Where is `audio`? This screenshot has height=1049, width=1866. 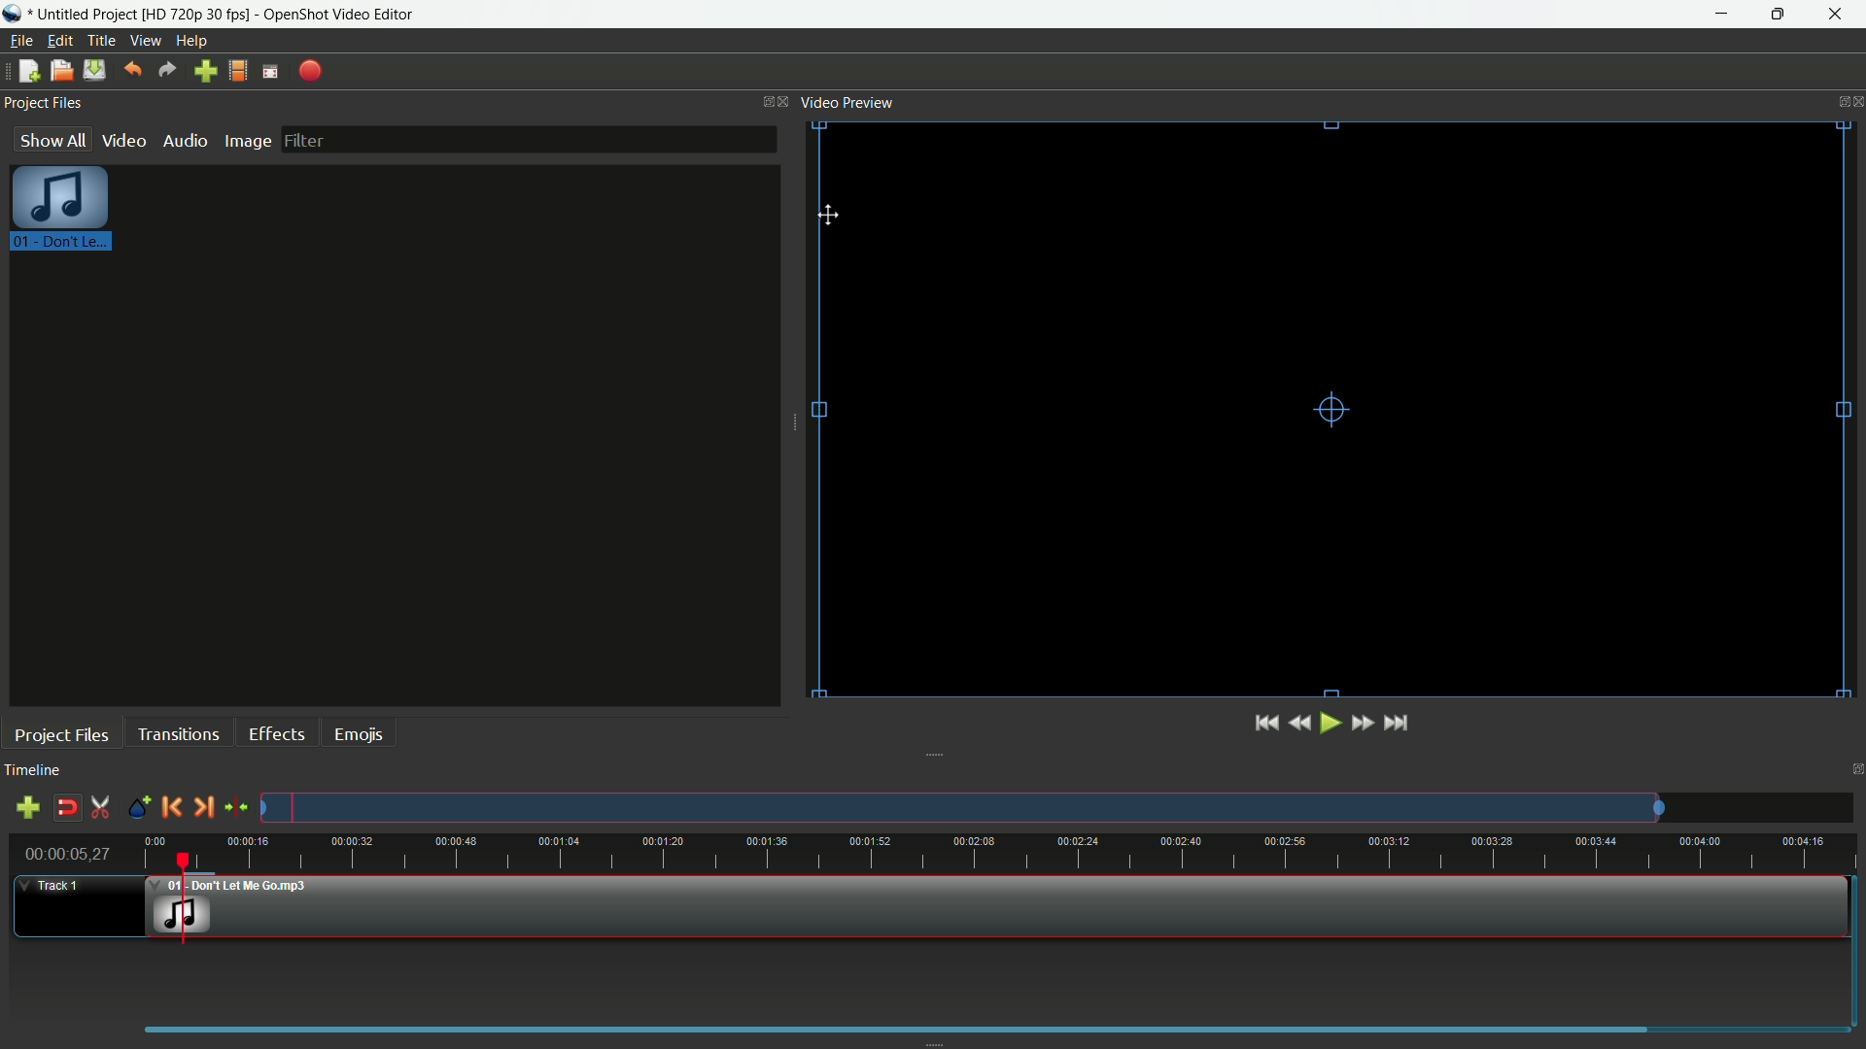 audio is located at coordinates (184, 140).